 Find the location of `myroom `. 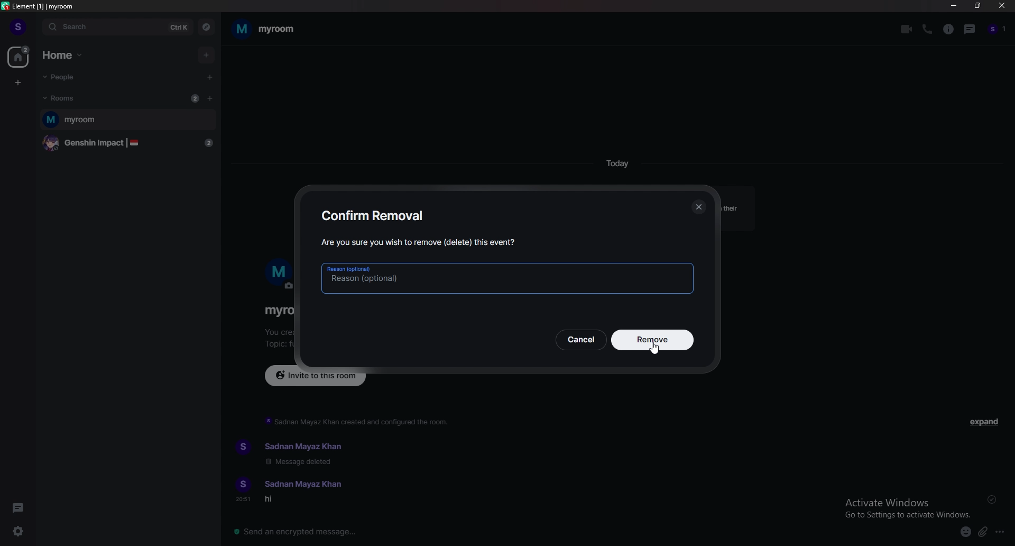

myroom  is located at coordinates (265, 29).